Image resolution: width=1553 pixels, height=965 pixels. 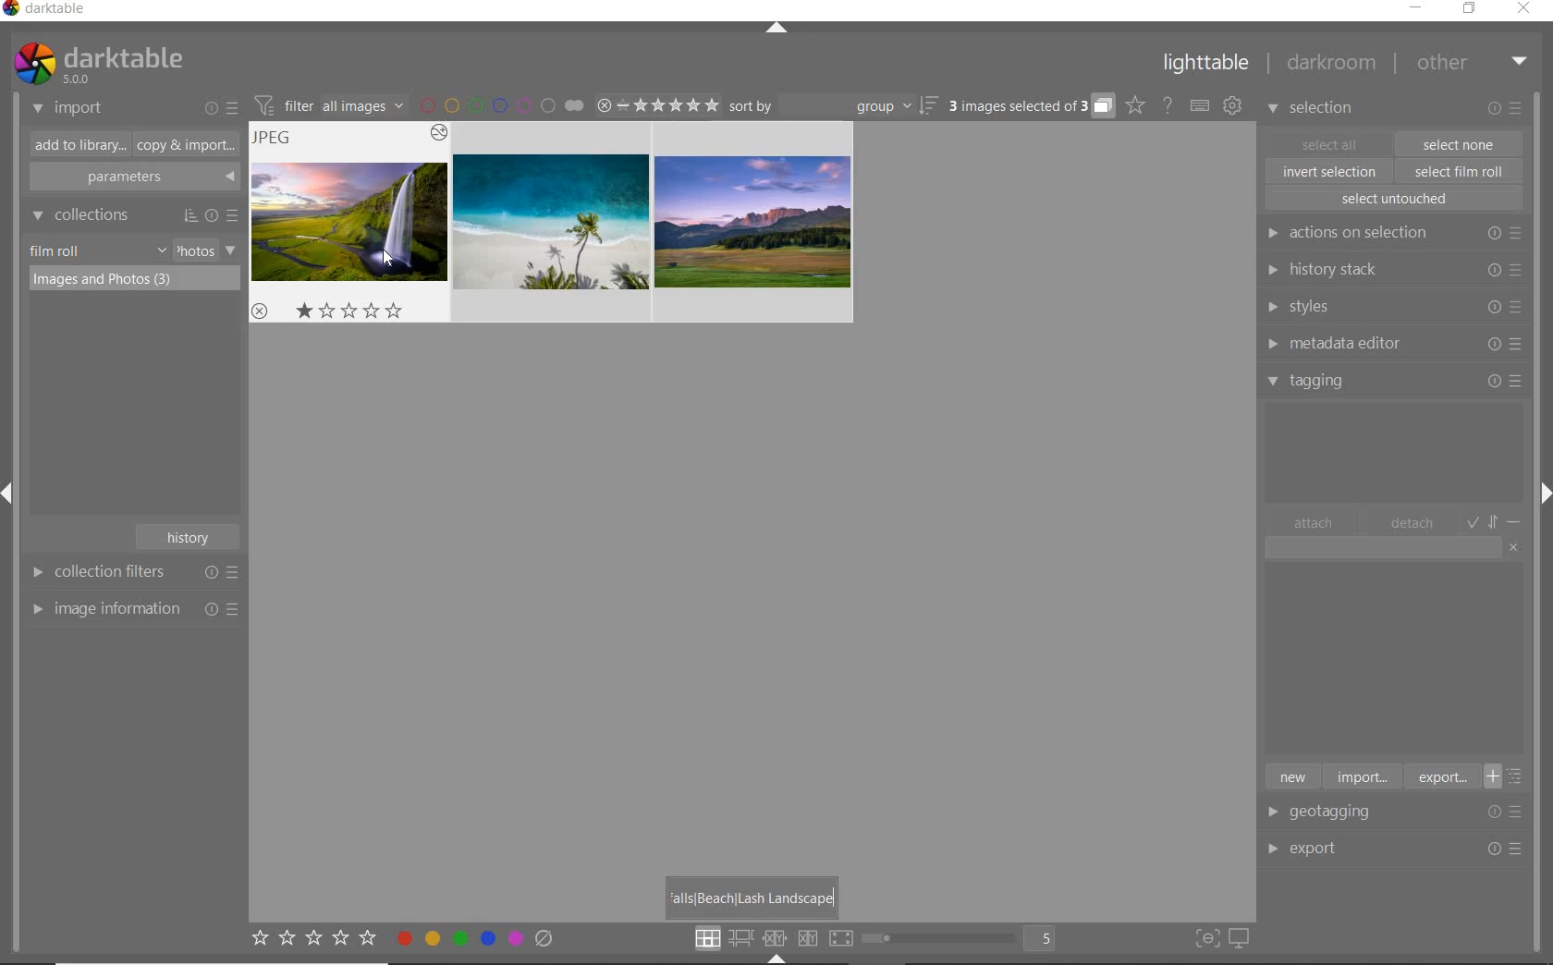 What do you see at coordinates (1206, 67) in the screenshot?
I see `lighttable` at bounding box center [1206, 67].